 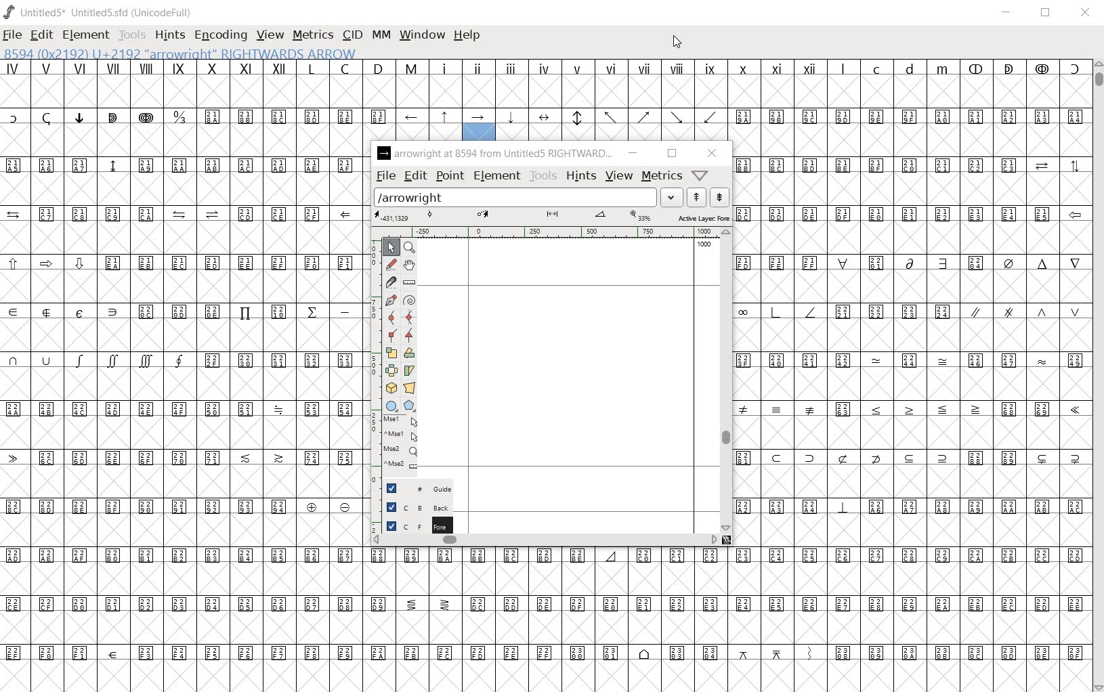 What do you see at coordinates (695, 197) in the screenshot?
I see `show the next word on the list` at bounding box center [695, 197].